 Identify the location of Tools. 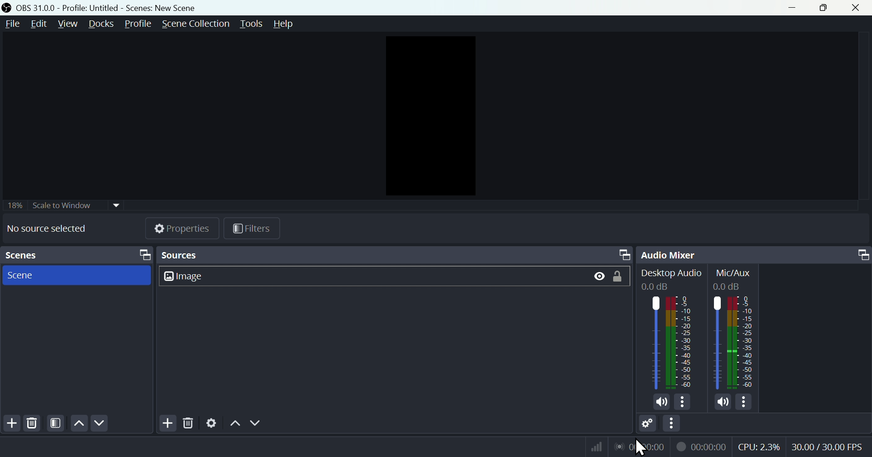
(253, 23).